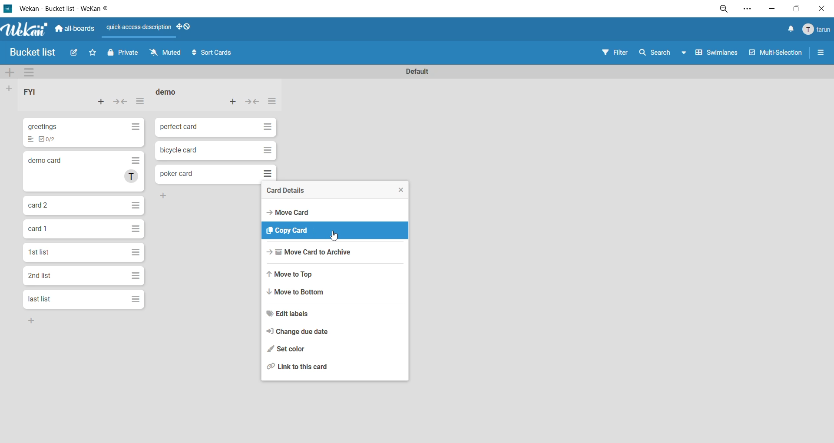 The image size is (834, 443). What do you see at coordinates (137, 277) in the screenshot?
I see `Hamburger` at bounding box center [137, 277].